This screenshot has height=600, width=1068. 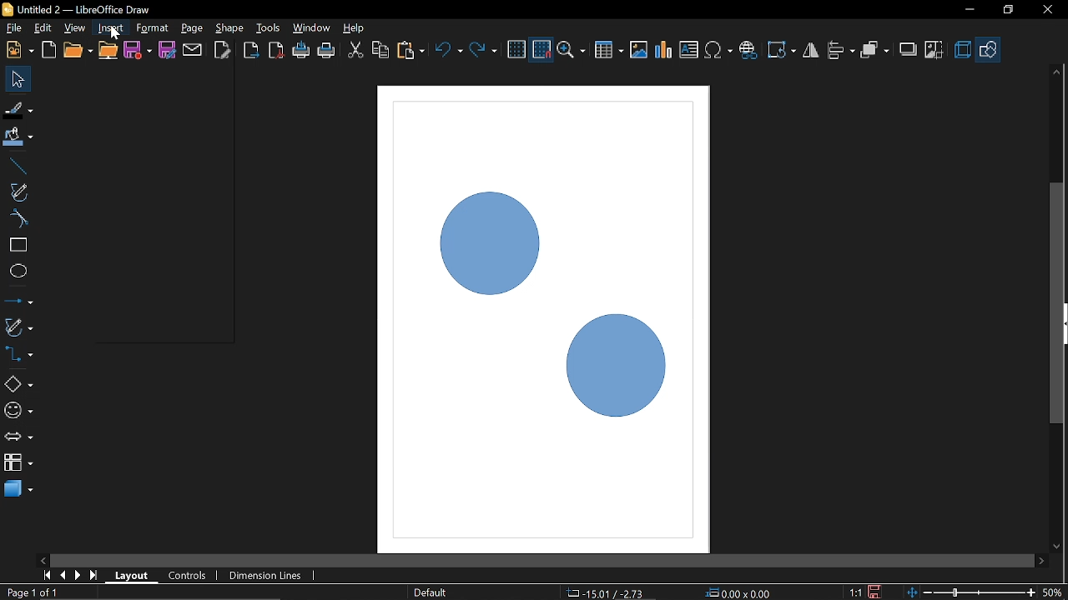 I want to click on Previous page, so click(x=64, y=575).